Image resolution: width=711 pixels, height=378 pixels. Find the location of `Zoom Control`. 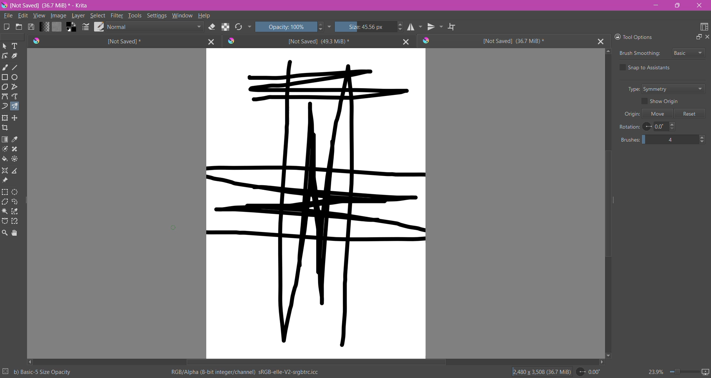

Zoom Control is located at coordinates (671, 372).